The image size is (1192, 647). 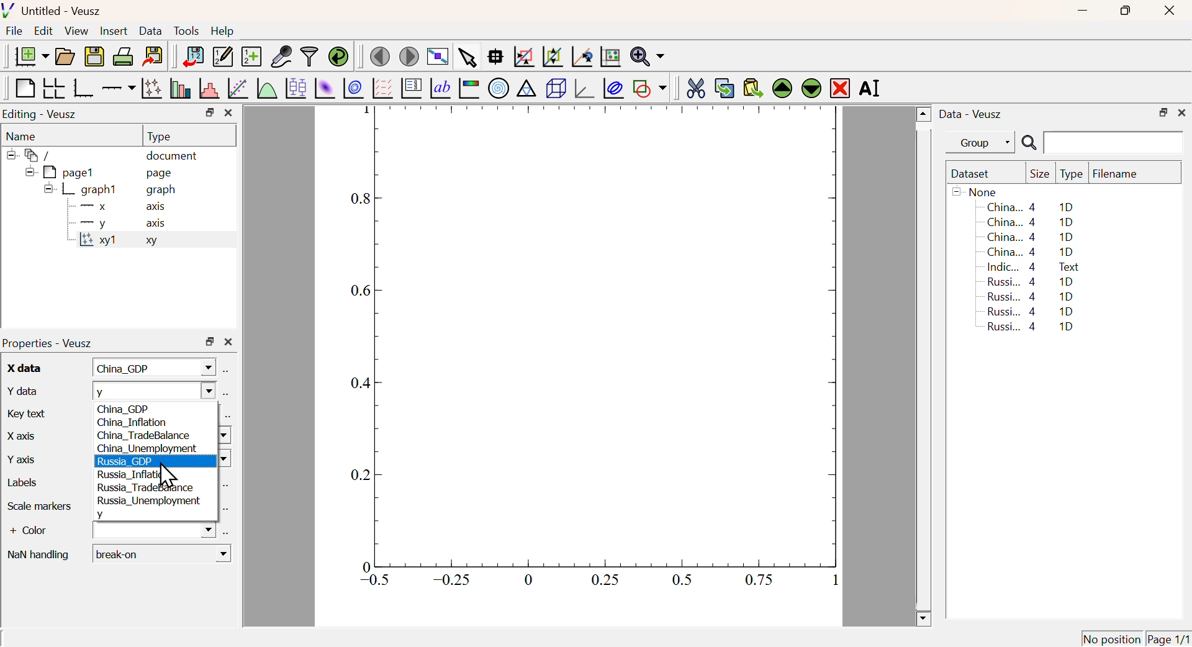 What do you see at coordinates (24, 457) in the screenshot?
I see `Y axis` at bounding box center [24, 457].